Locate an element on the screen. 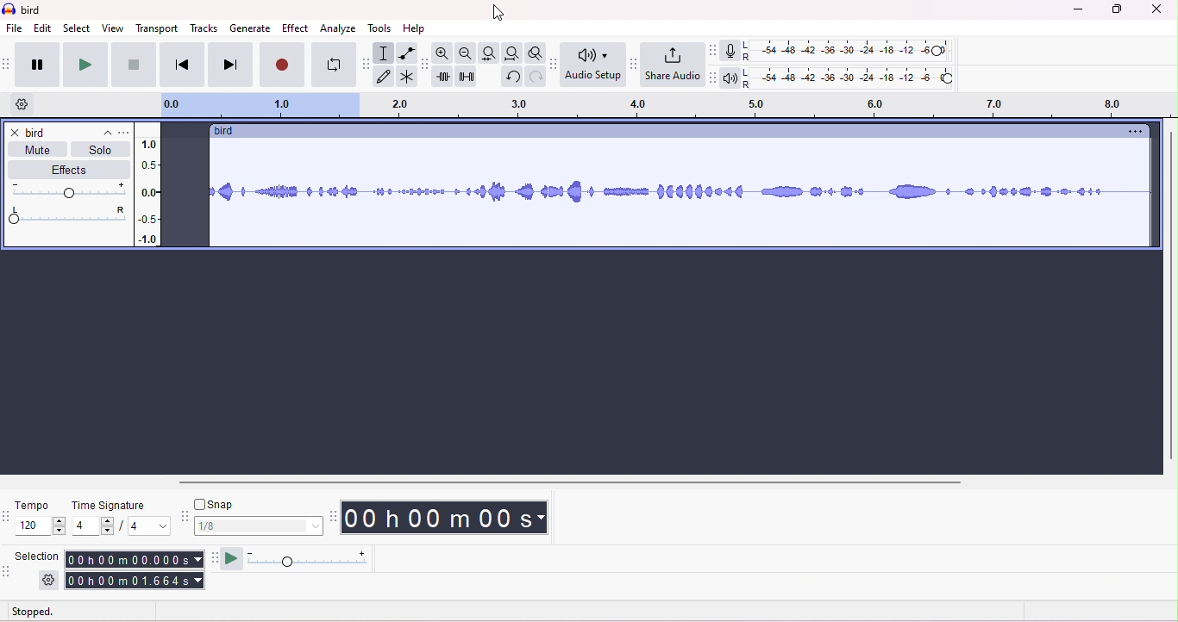  time tool is located at coordinates (335, 516).